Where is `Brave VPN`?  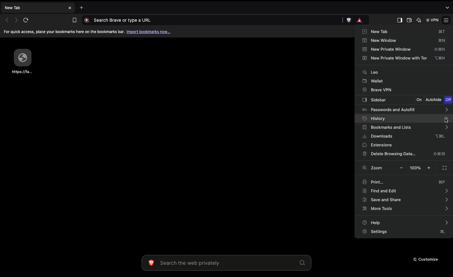
Brave VPN is located at coordinates (376, 90).